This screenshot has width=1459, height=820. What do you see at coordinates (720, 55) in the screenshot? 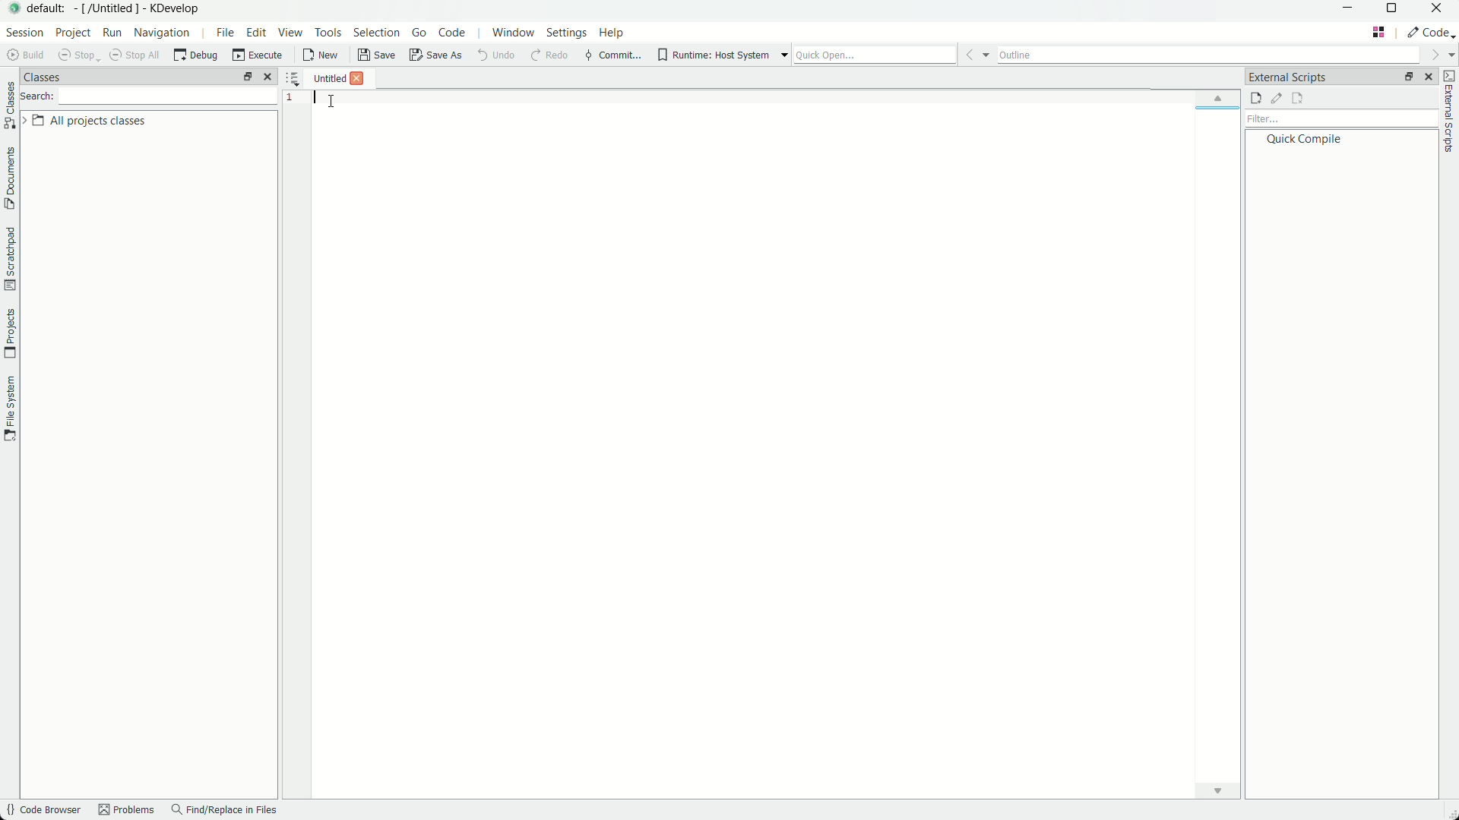
I see `runtime host system` at bounding box center [720, 55].